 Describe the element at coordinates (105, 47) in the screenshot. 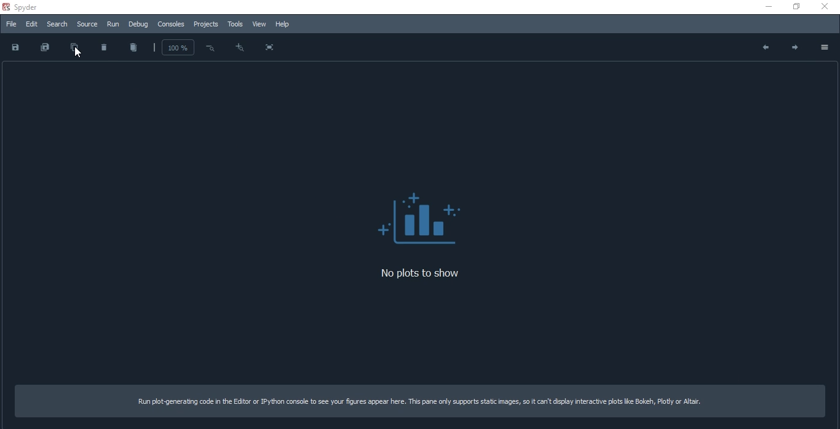

I see `delete` at that location.